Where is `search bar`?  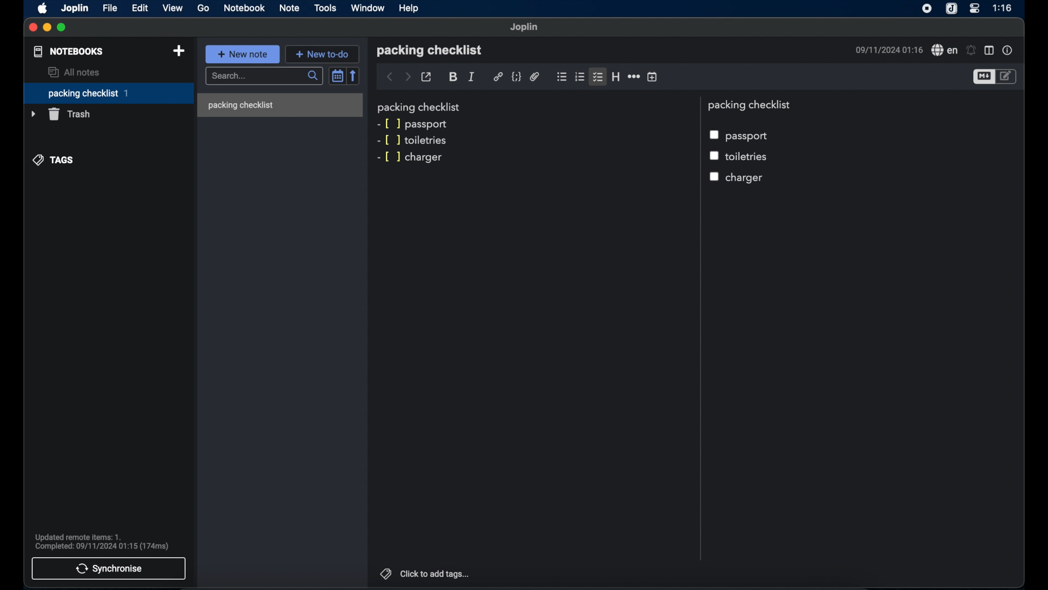
search bar is located at coordinates (264, 76).